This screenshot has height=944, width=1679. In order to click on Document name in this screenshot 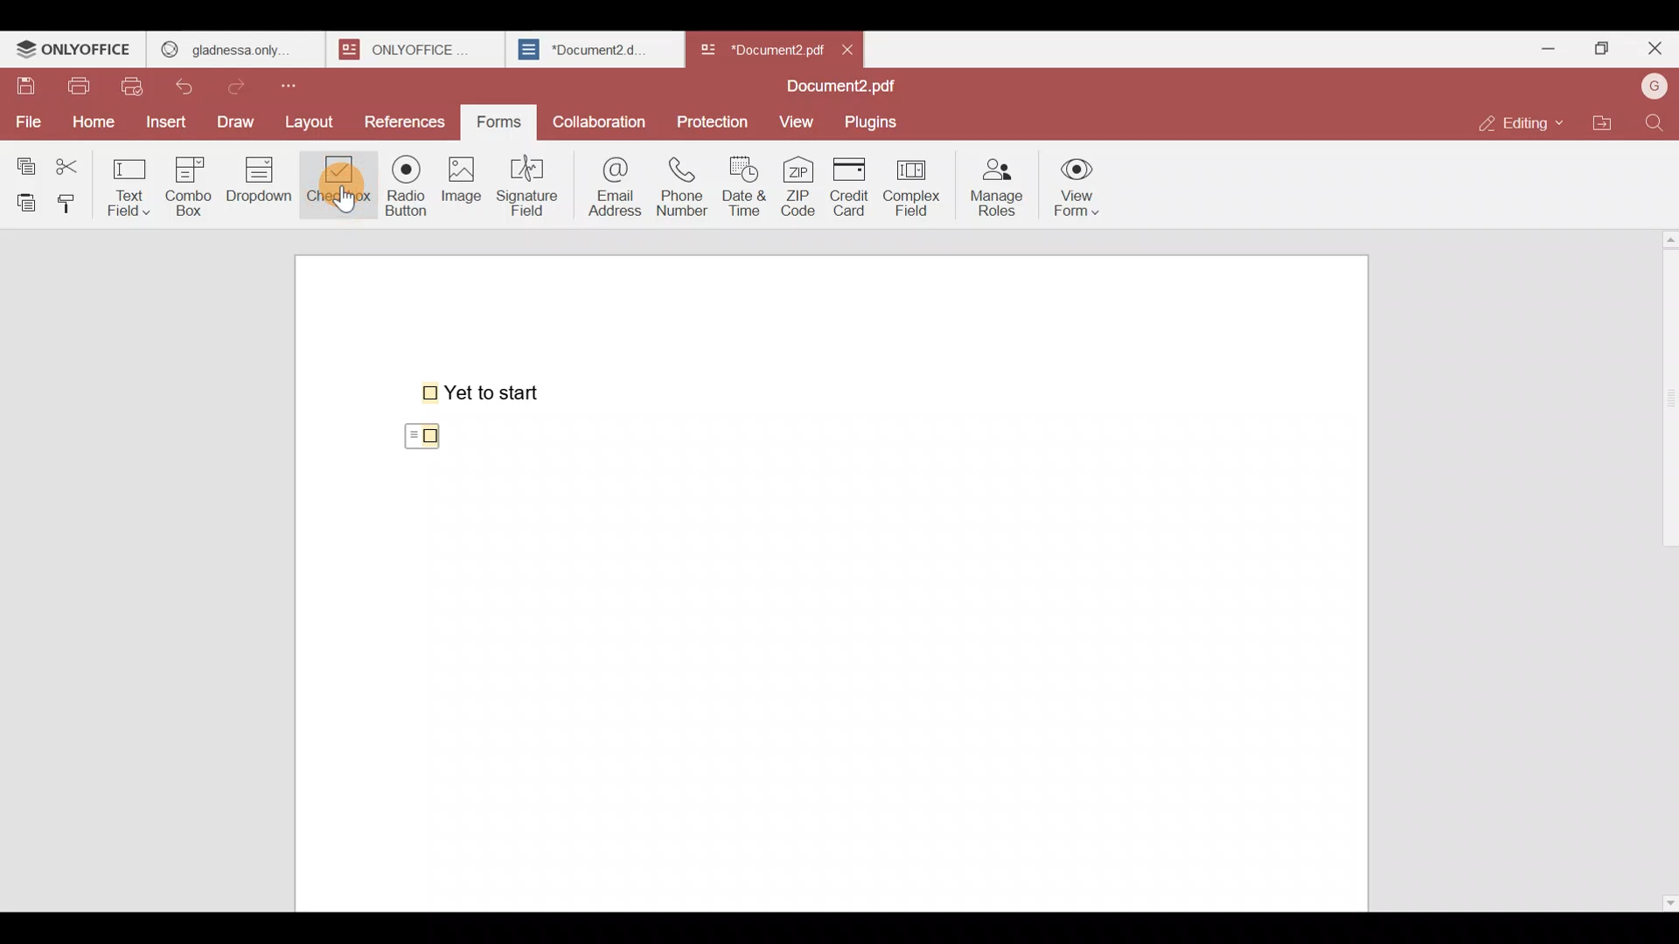, I will do `click(760, 45)`.